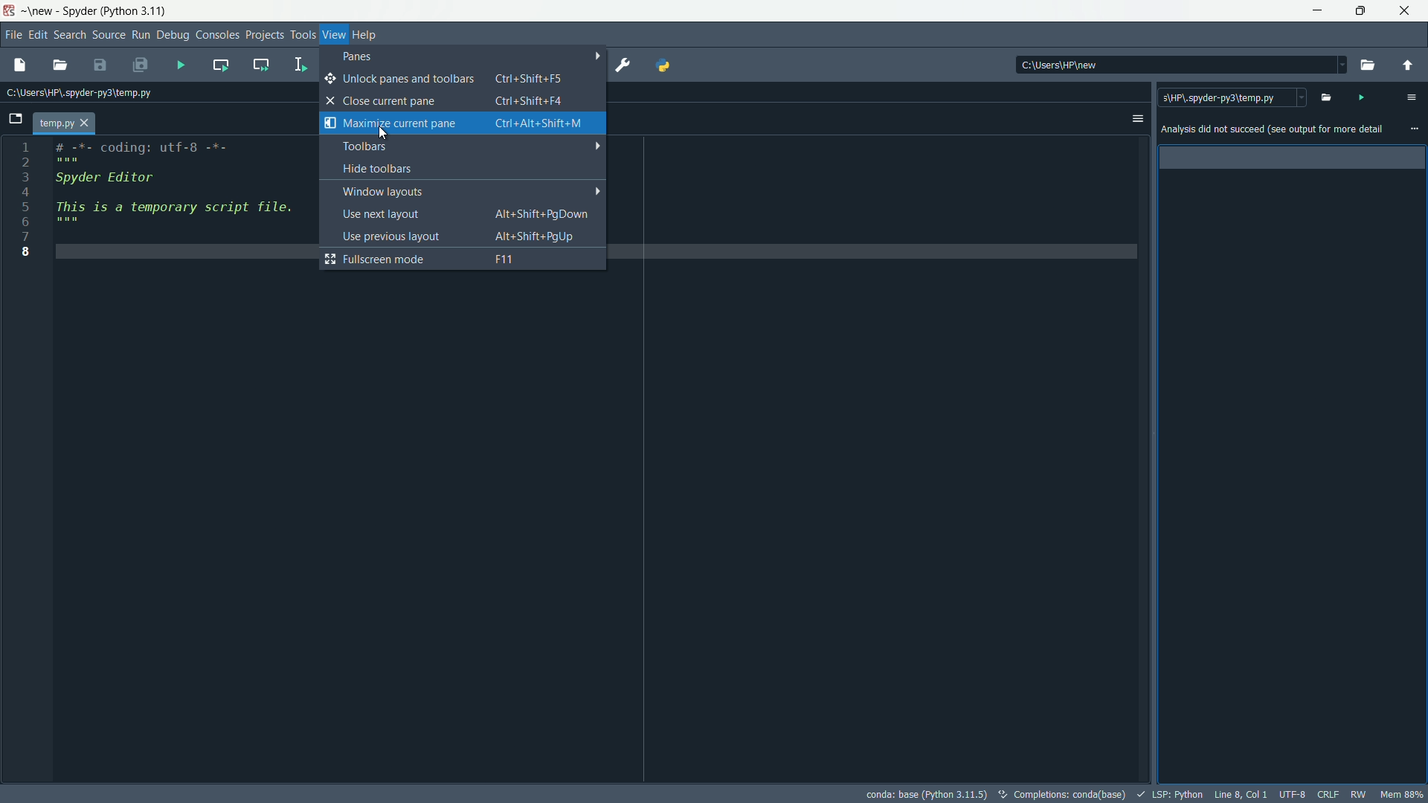 This screenshot has height=803, width=1428. What do you see at coordinates (41, 12) in the screenshot?
I see `new` at bounding box center [41, 12].